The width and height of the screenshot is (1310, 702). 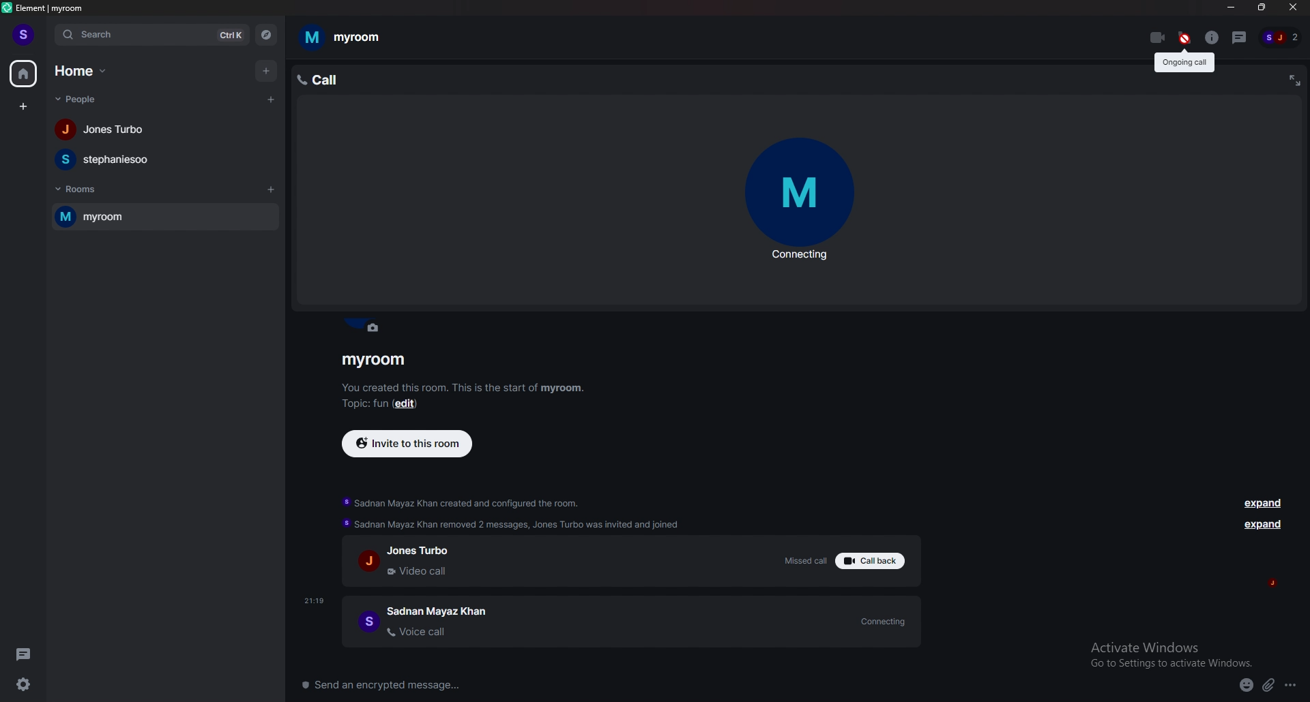 I want to click on people, so click(x=82, y=100).